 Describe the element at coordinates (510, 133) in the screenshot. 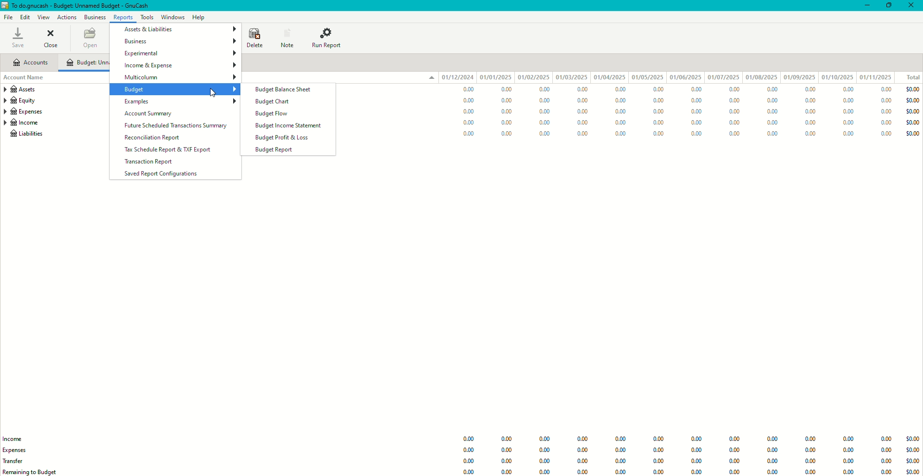

I see `0.00` at that location.